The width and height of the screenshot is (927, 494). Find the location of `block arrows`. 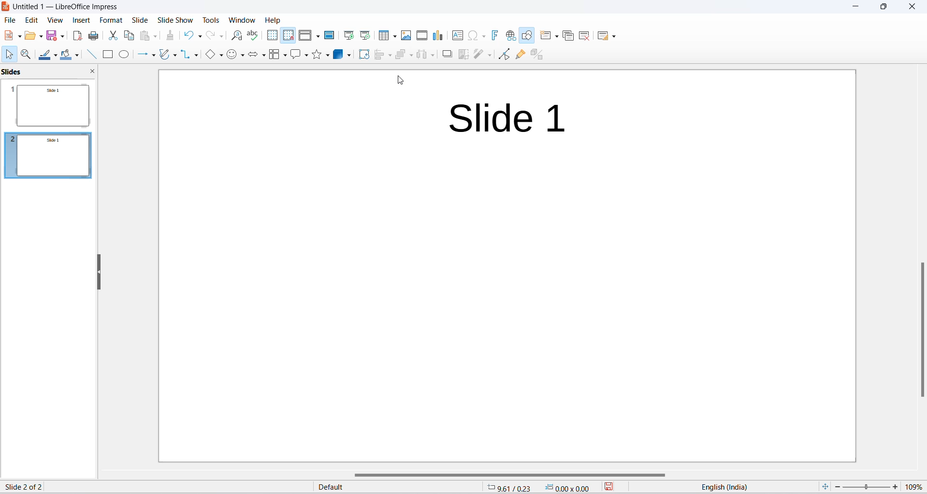

block arrows is located at coordinates (258, 55).